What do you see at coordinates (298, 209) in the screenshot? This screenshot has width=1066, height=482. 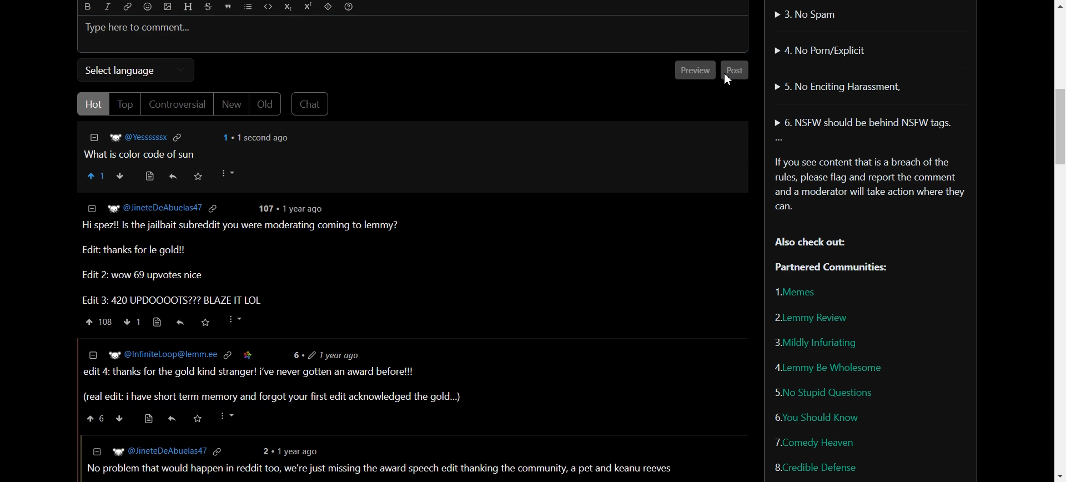 I see `107 « 1 year ago` at bounding box center [298, 209].